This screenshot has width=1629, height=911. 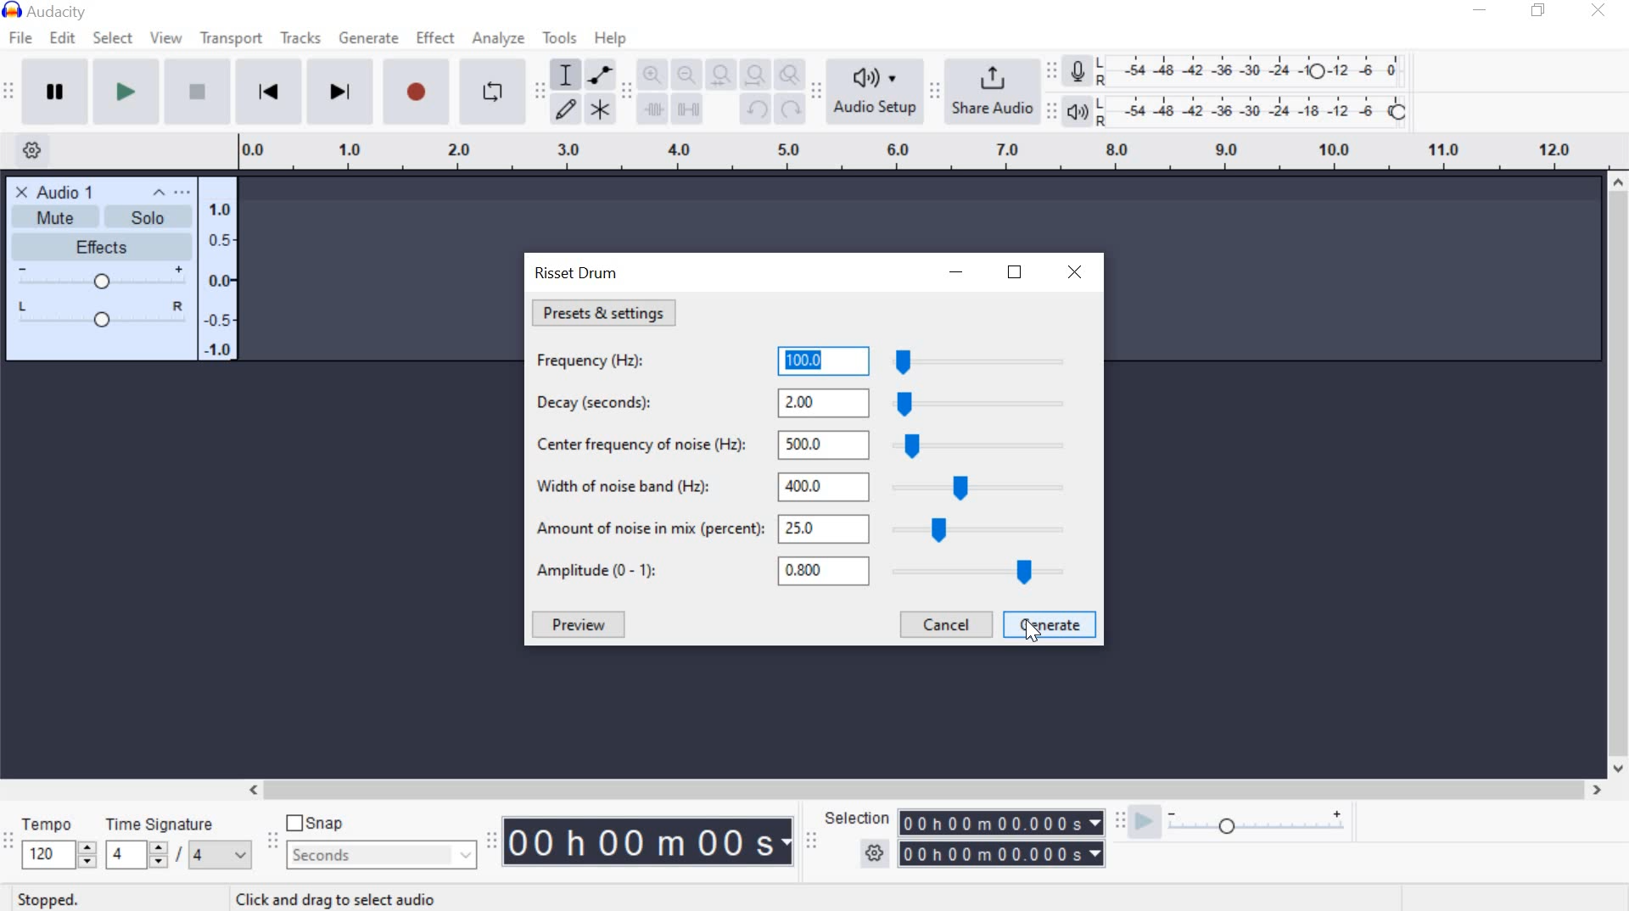 What do you see at coordinates (165, 39) in the screenshot?
I see `view` at bounding box center [165, 39].